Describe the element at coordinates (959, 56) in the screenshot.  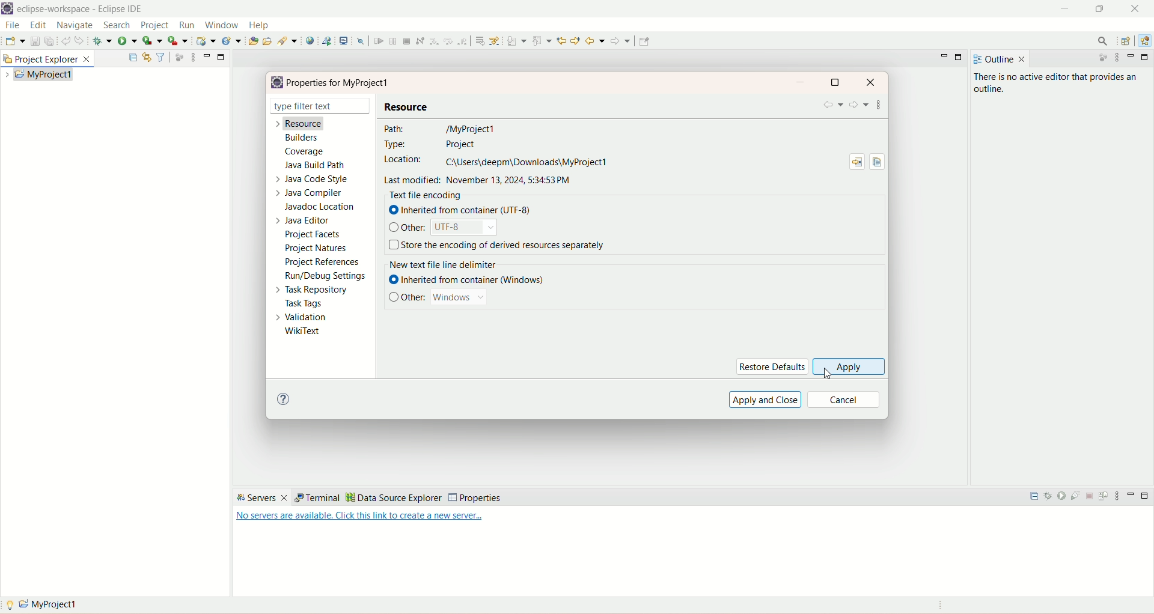
I see `maximize` at that location.